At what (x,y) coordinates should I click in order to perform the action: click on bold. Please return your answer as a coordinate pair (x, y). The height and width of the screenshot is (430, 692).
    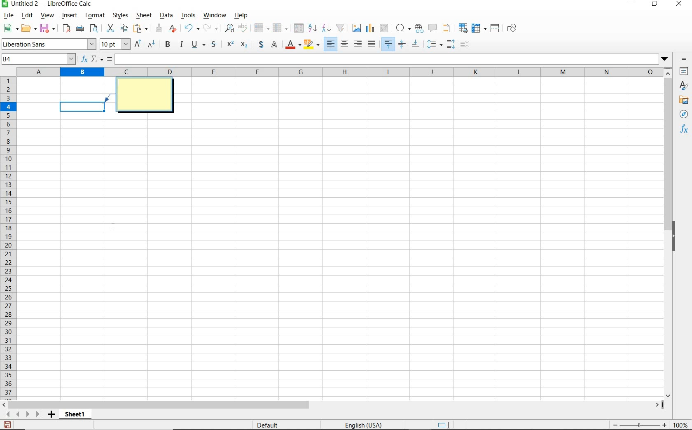
    Looking at the image, I should click on (167, 44).